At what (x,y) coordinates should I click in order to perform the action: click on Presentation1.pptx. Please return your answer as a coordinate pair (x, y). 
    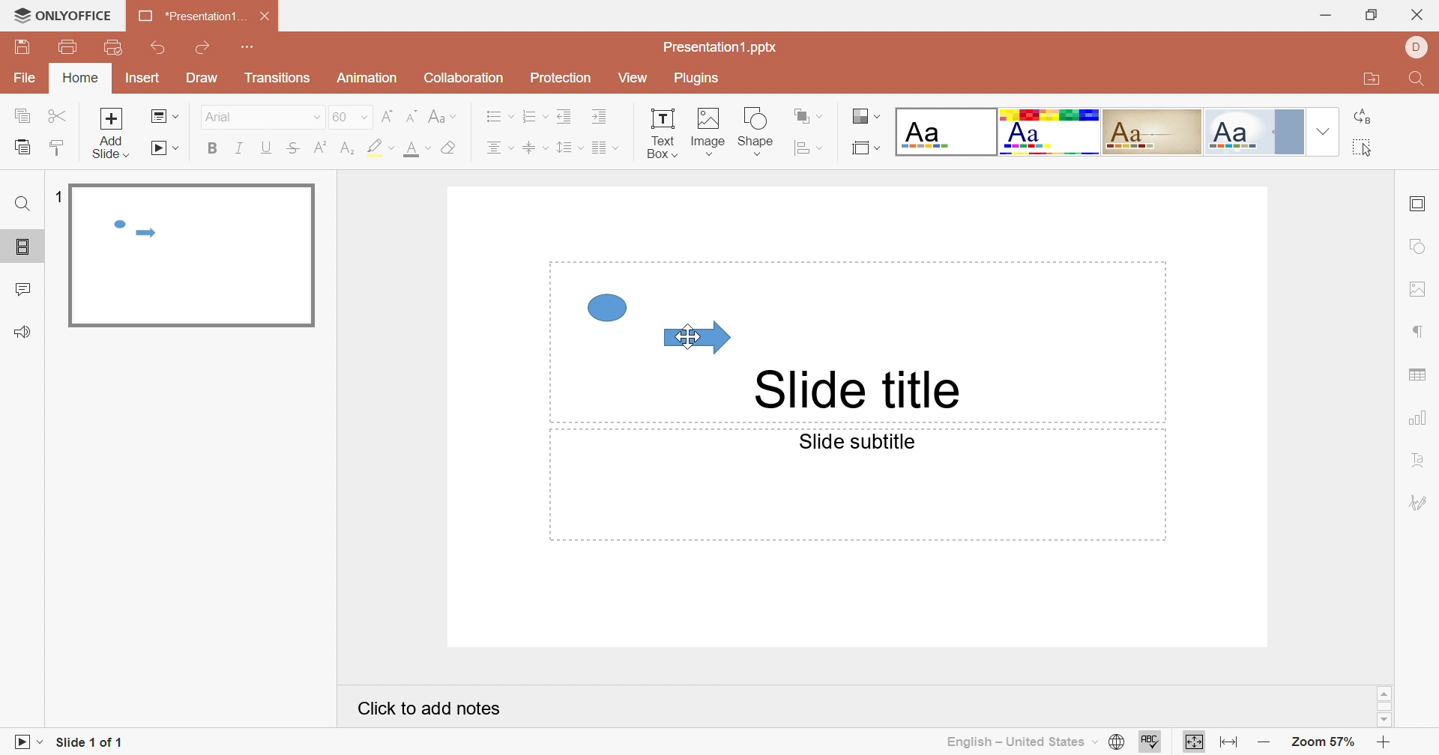
    Looking at the image, I should click on (722, 47).